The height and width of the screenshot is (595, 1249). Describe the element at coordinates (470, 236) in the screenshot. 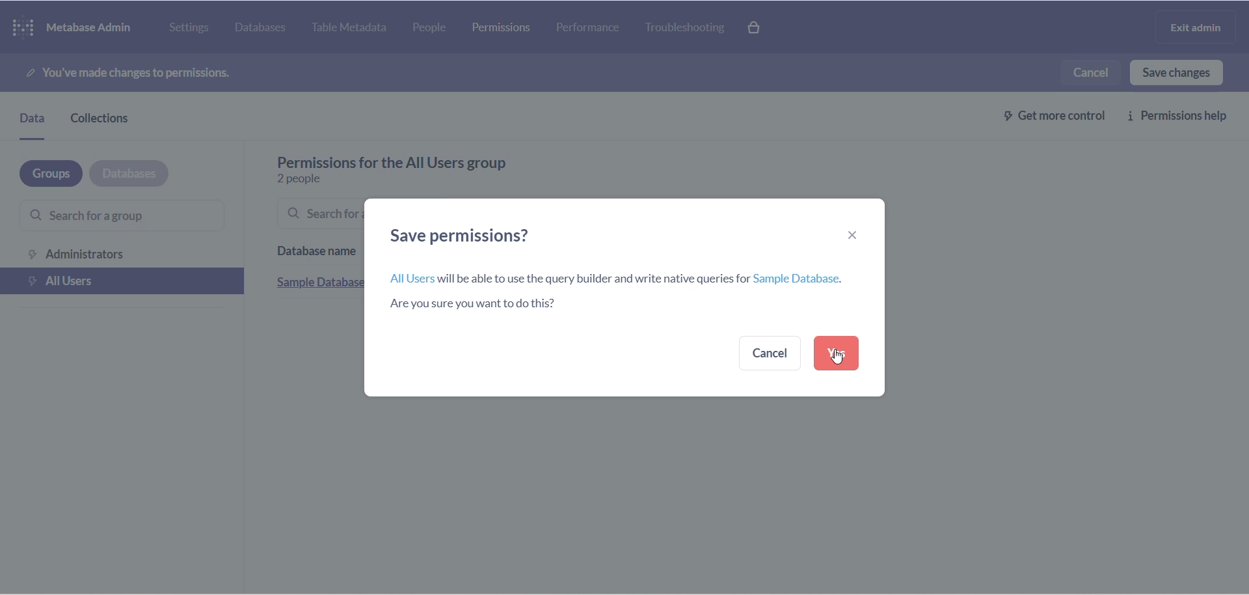

I see `save permission heading` at that location.